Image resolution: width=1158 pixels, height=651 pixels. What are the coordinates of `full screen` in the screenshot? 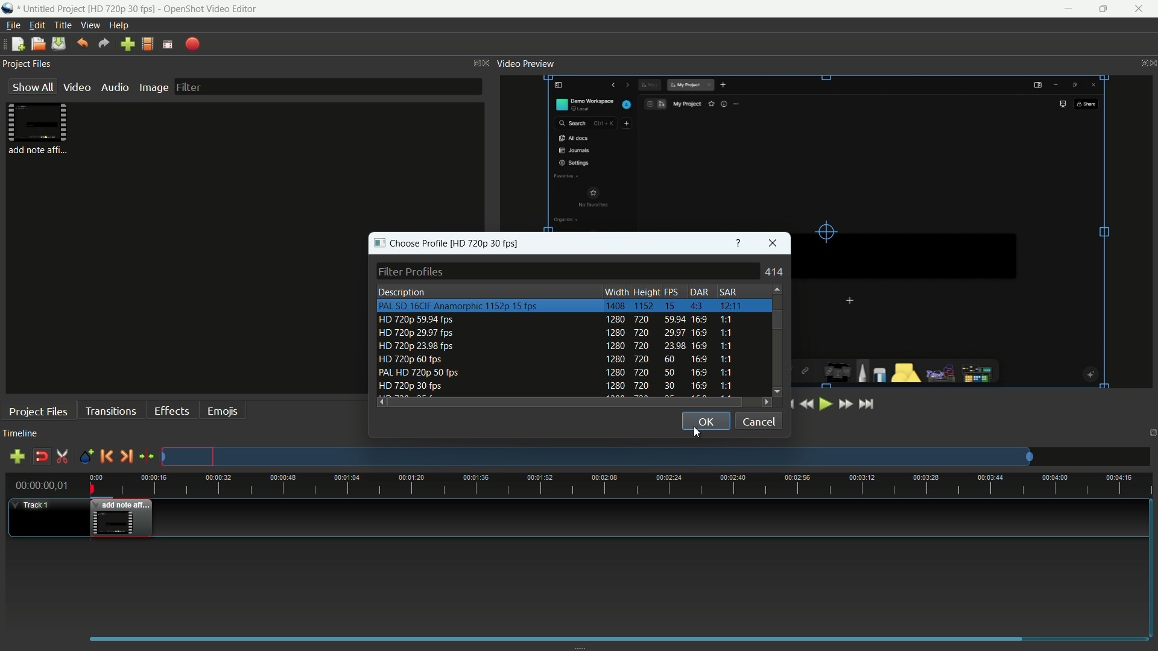 It's located at (168, 45).